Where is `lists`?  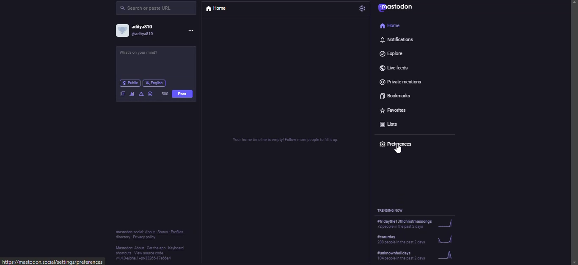
lists is located at coordinates (390, 125).